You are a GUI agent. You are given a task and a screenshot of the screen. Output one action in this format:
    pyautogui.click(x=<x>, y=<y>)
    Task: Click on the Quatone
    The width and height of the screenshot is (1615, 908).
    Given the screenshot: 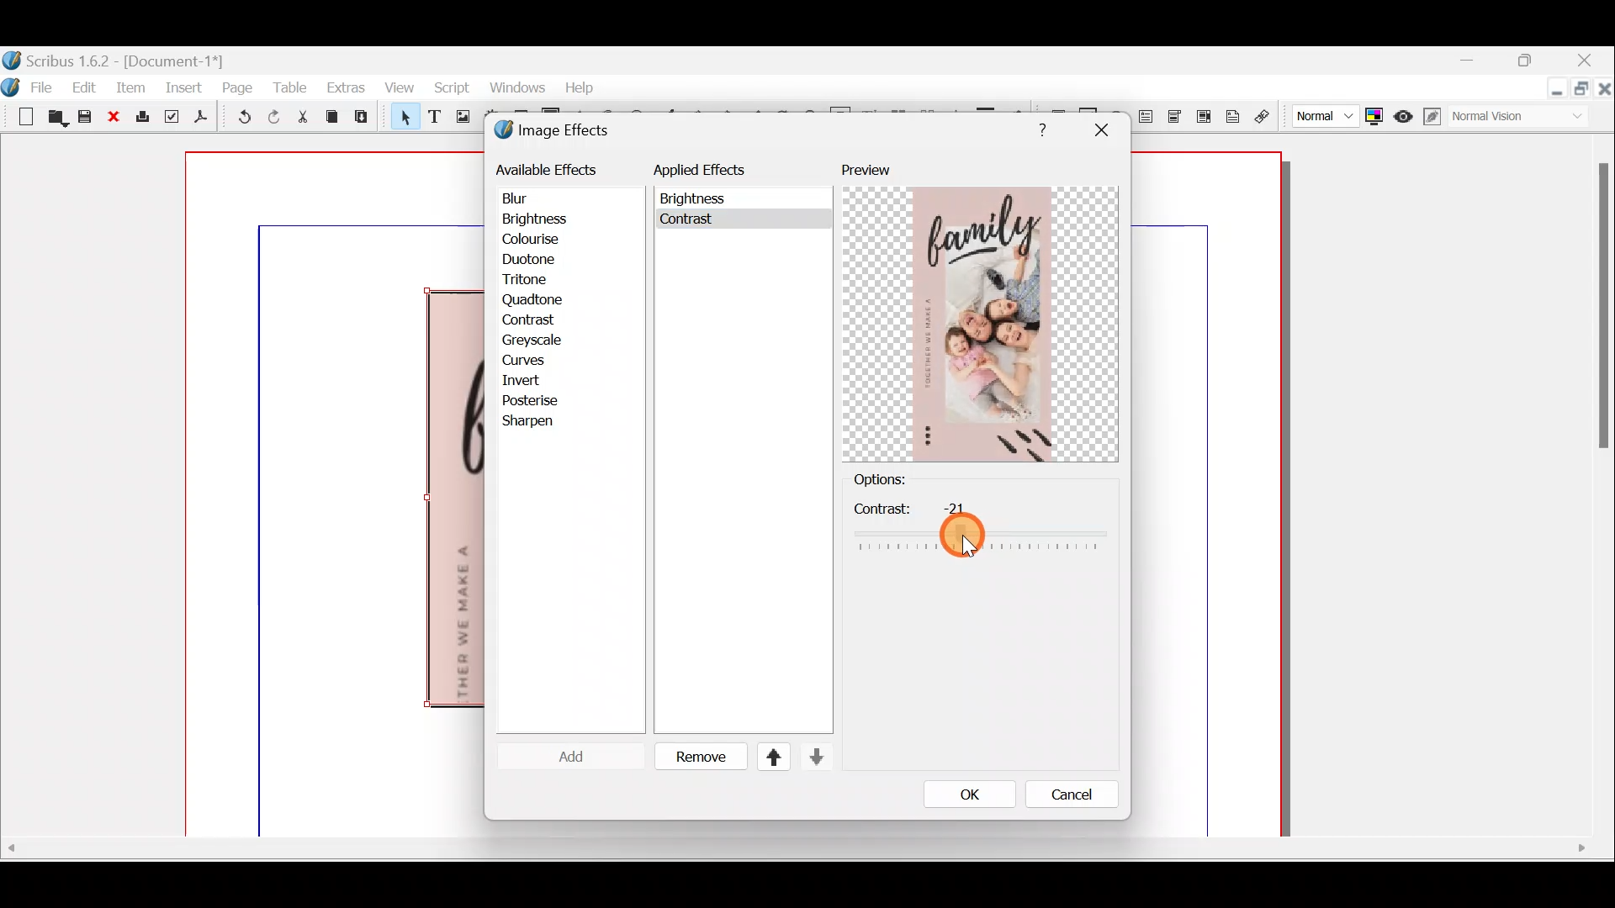 What is the action you would take?
    pyautogui.click(x=532, y=300)
    